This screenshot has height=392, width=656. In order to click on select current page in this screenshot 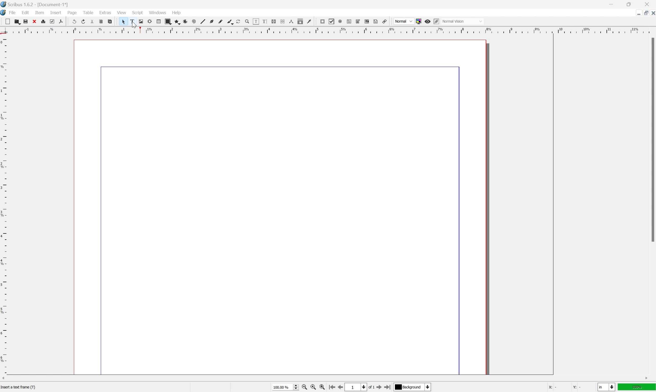, I will do `click(361, 388)`.